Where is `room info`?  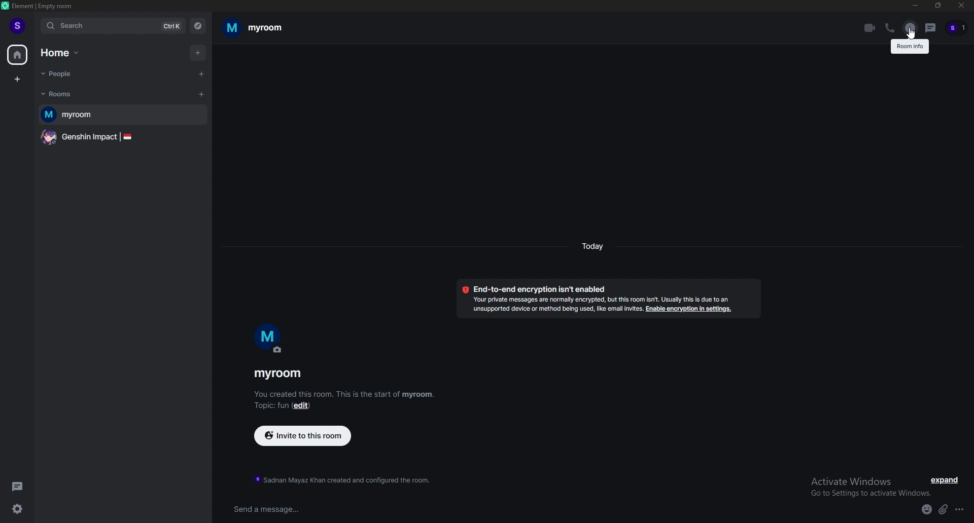
room info is located at coordinates (910, 48).